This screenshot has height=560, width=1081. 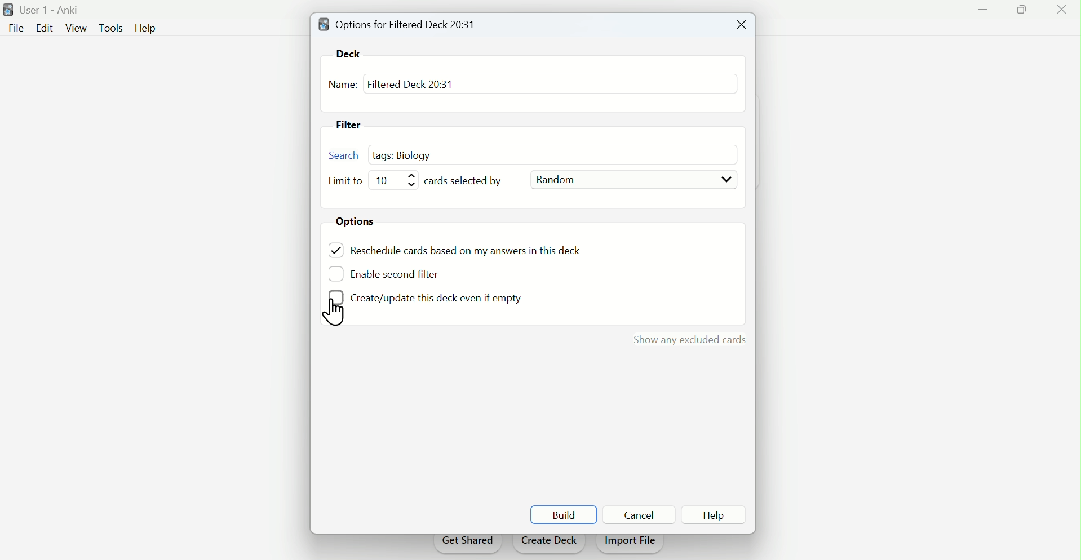 What do you see at coordinates (344, 154) in the screenshot?
I see `search` at bounding box center [344, 154].